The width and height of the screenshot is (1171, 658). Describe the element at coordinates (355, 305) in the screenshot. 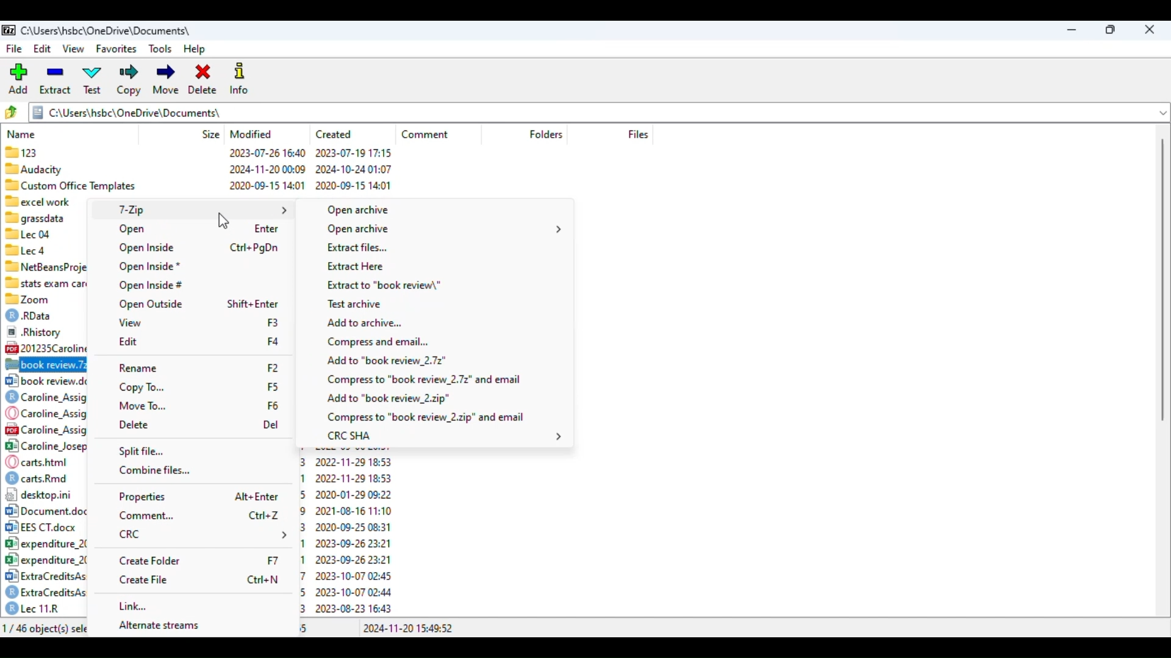

I see `test archive` at that location.